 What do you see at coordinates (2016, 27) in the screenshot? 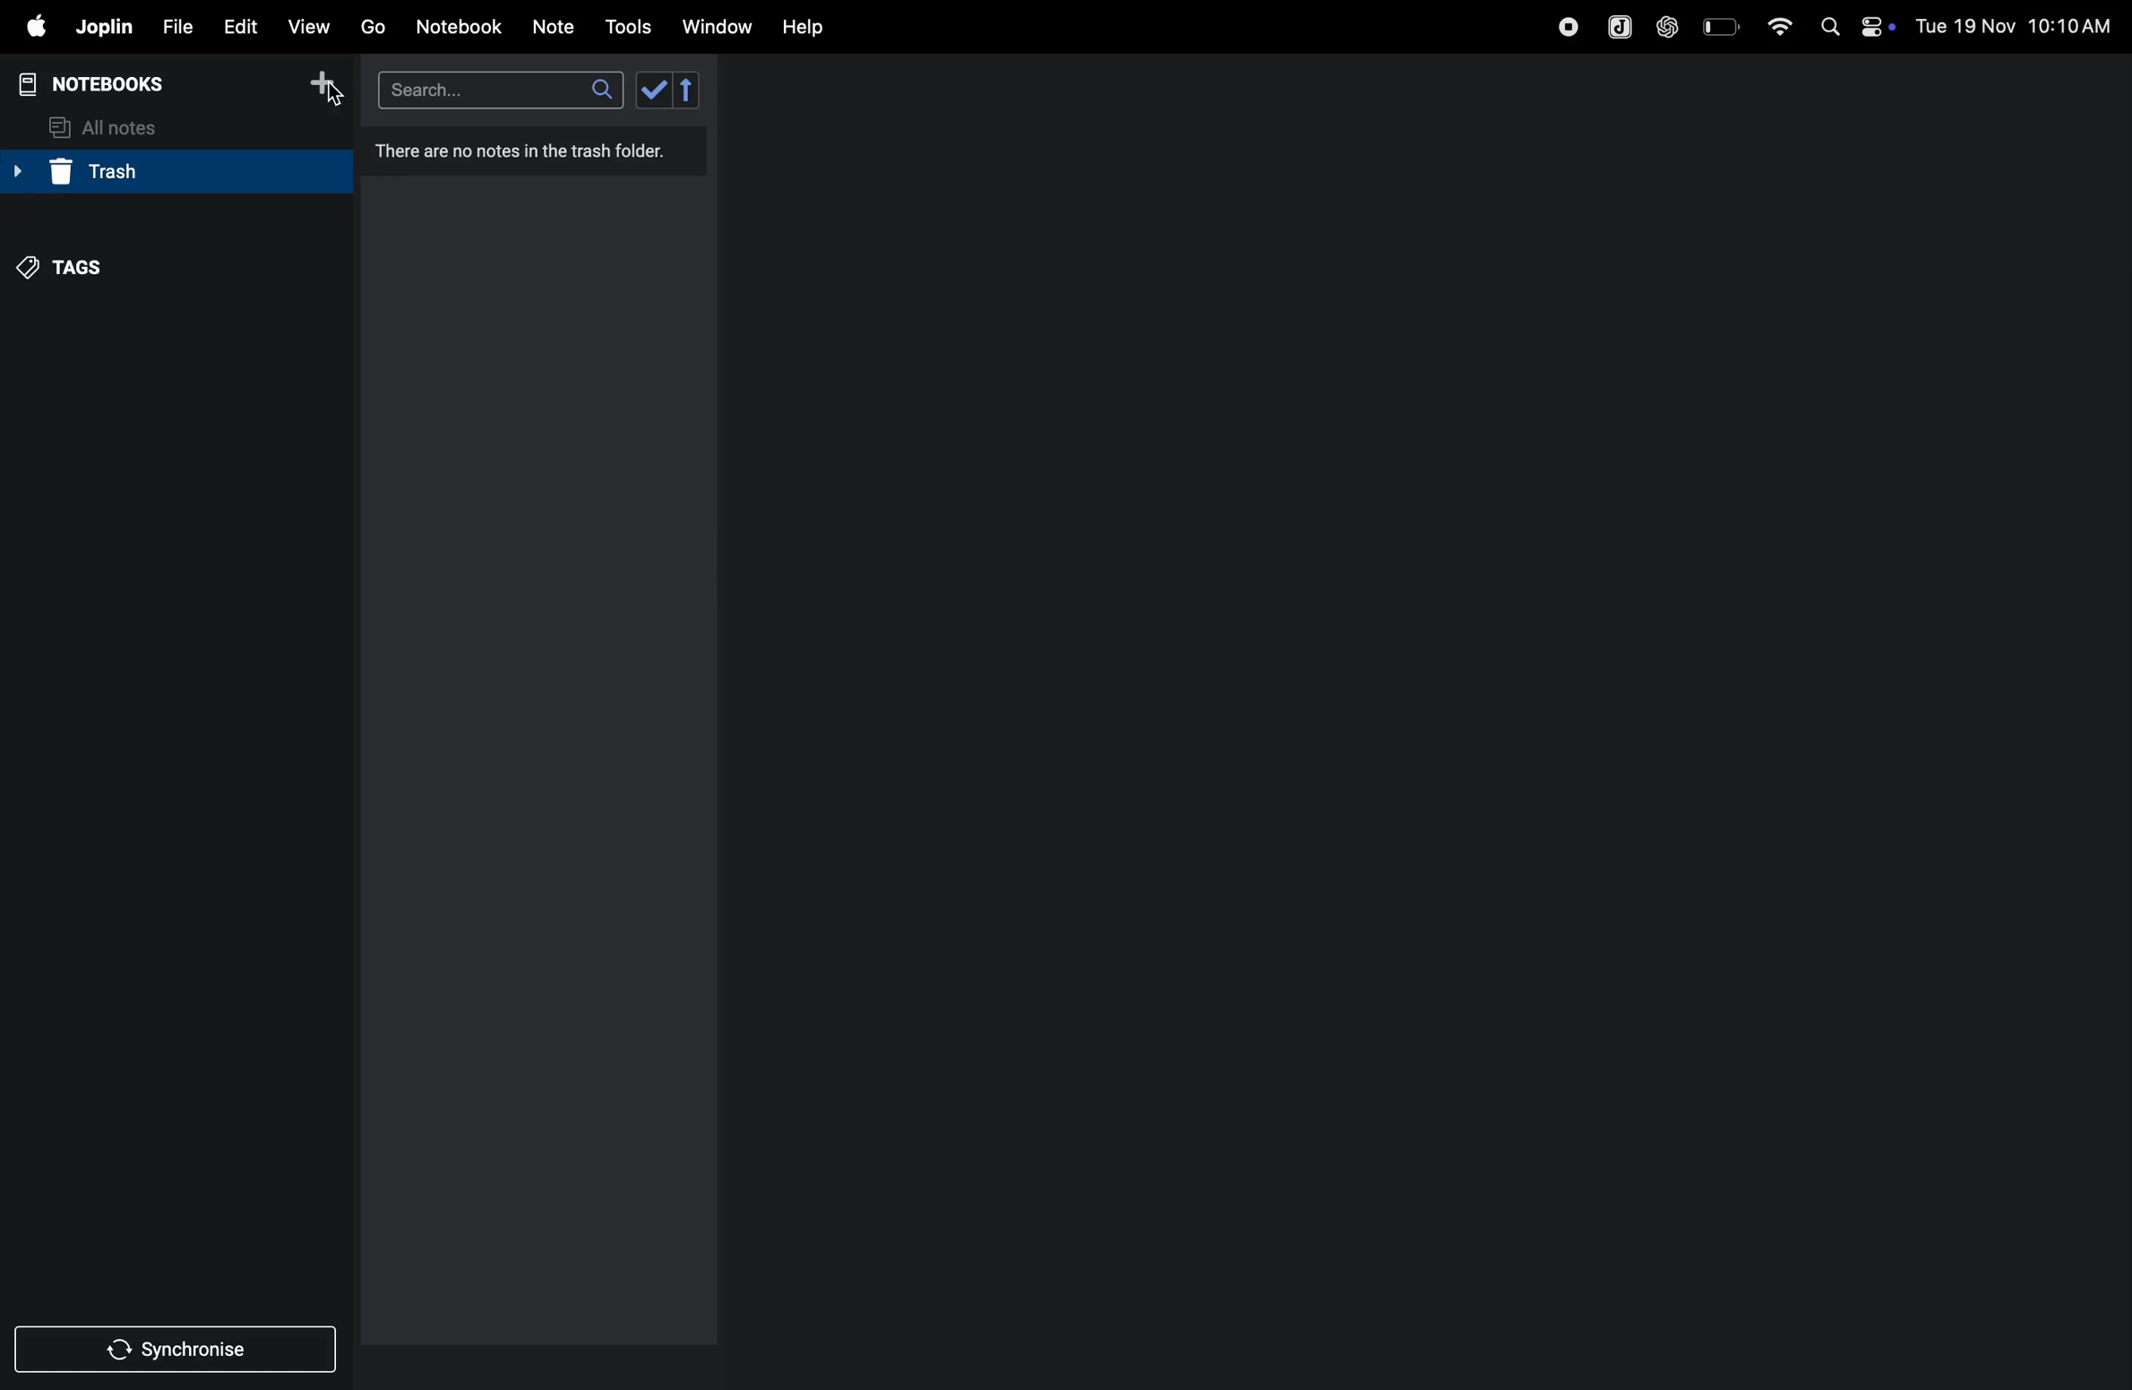
I see `Tue 19 Nov 10:10 AM(date and time)` at bounding box center [2016, 27].